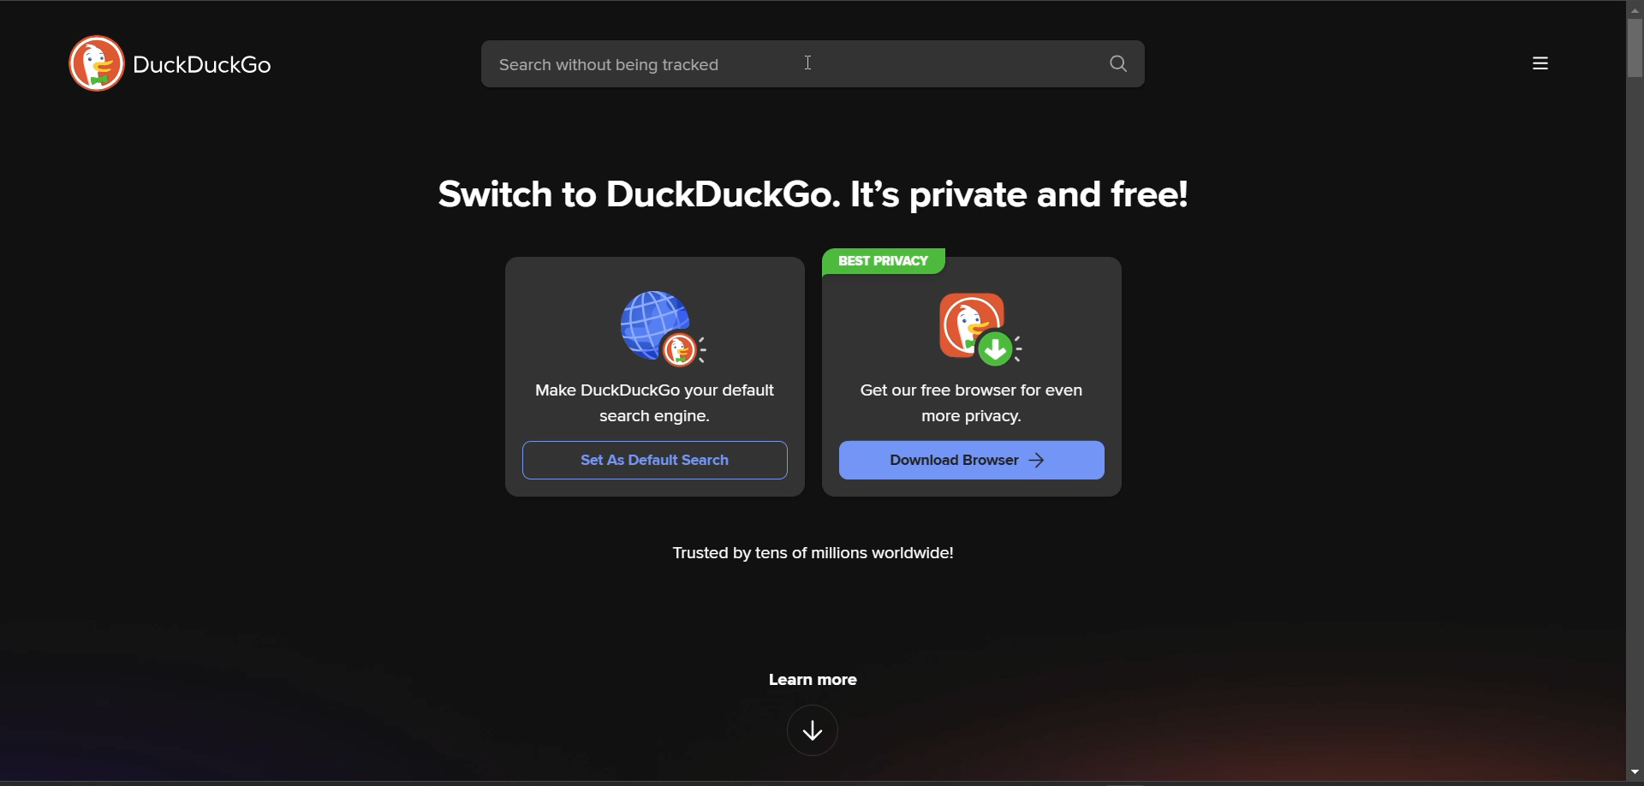  Describe the element at coordinates (91, 64) in the screenshot. I see `logo` at that location.